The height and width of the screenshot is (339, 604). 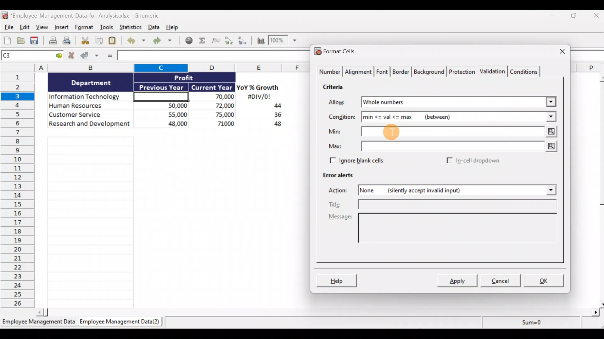 What do you see at coordinates (503, 282) in the screenshot?
I see `Cancel` at bounding box center [503, 282].